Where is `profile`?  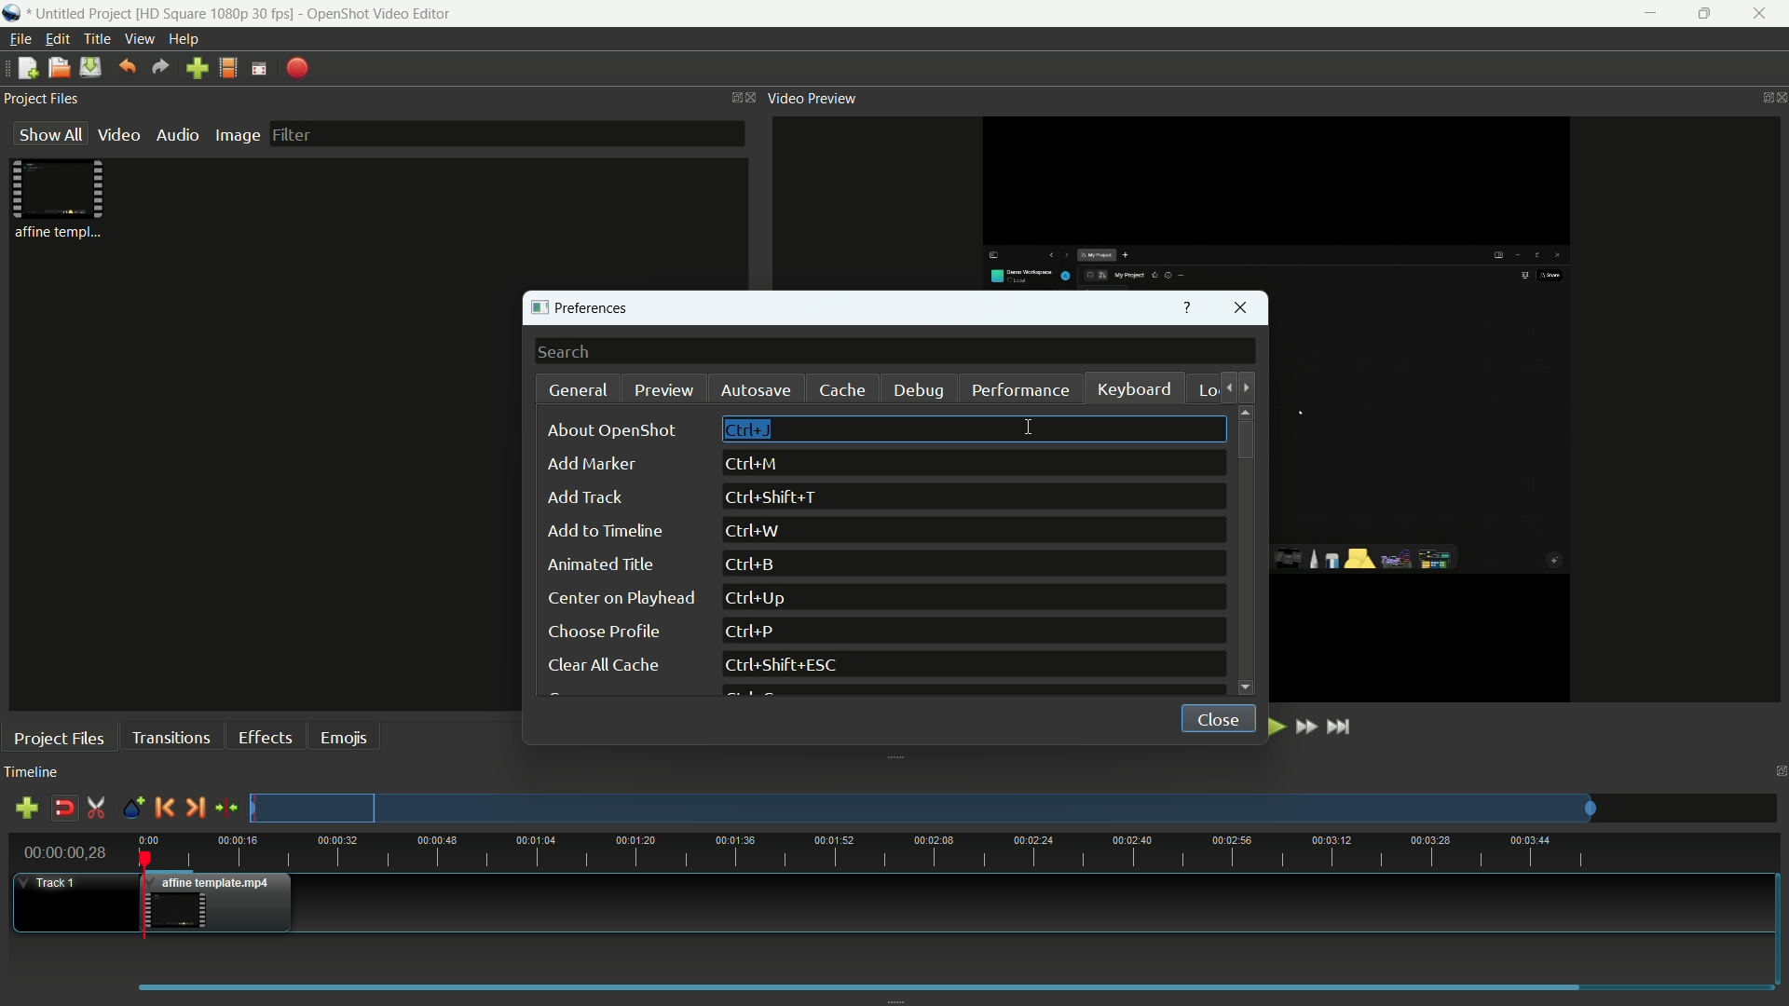 profile is located at coordinates (217, 13).